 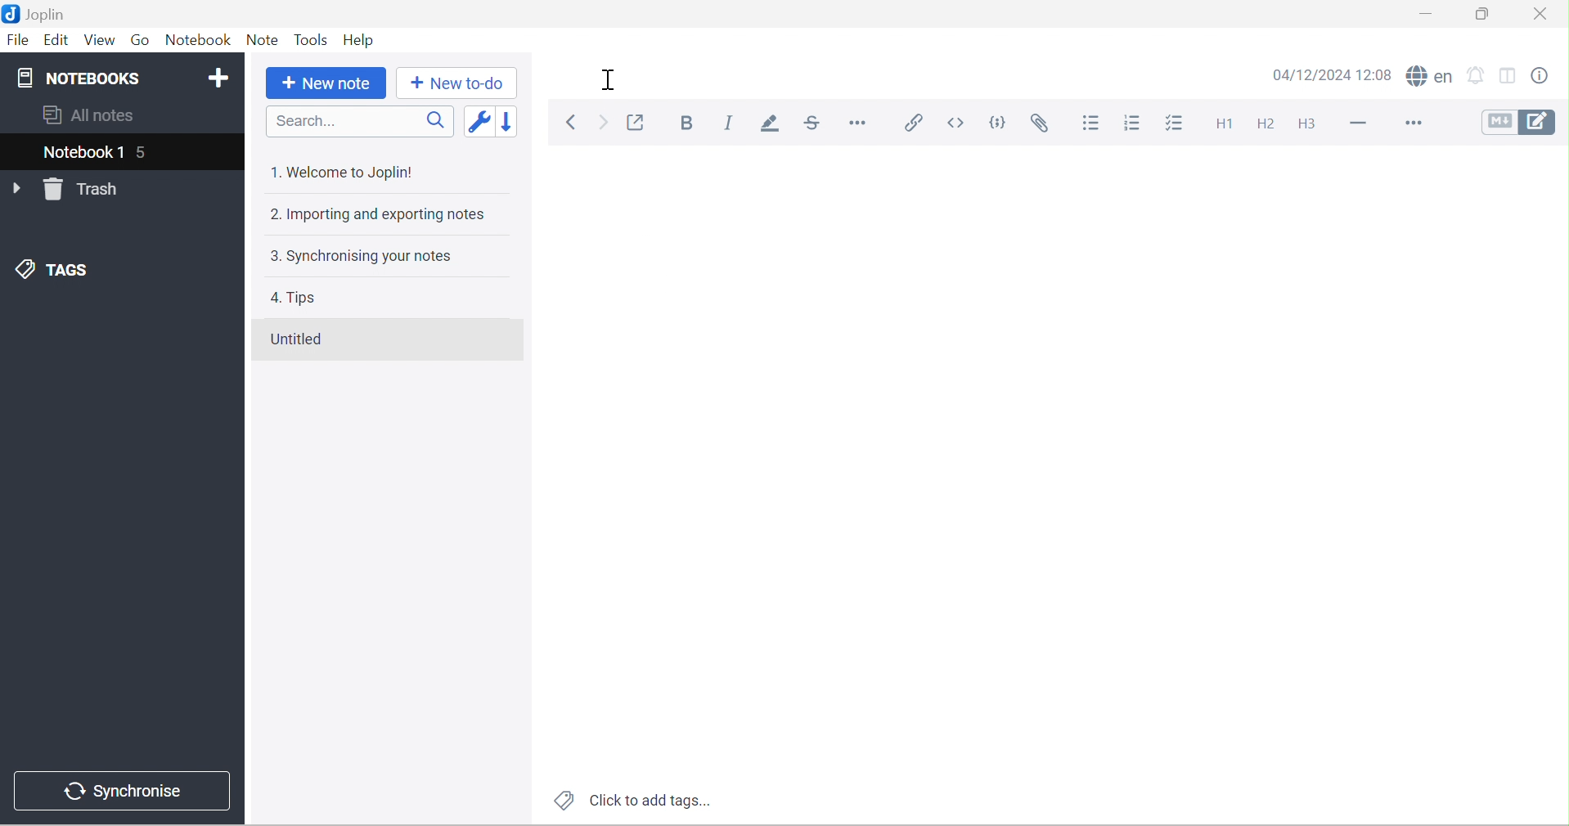 I want to click on Horizontal line, so click(x=1353, y=126).